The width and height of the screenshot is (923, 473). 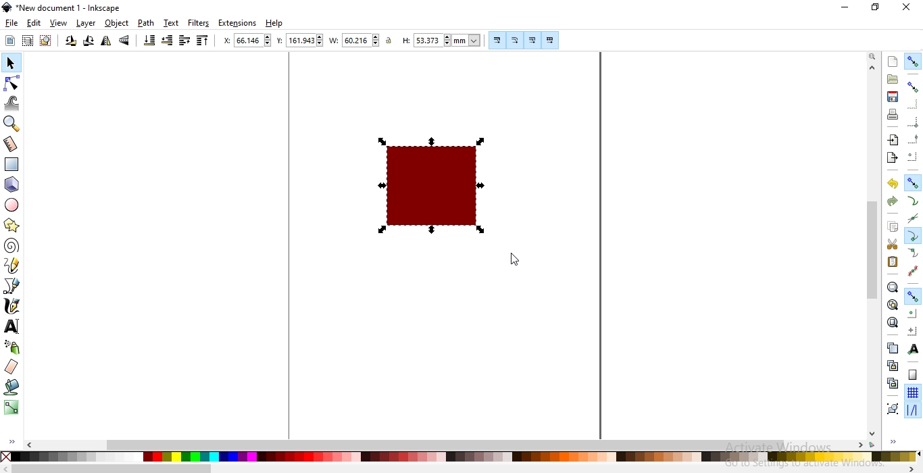 What do you see at coordinates (253, 40) in the screenshot?
I see `66.146` at bounding box center [253, 40].